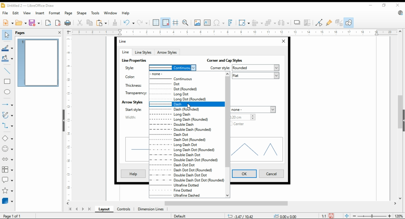 The width and height of the screenshot is (405, 219). What do you see at coordinates (8, 159) in the screenshot?
I see `block arrows` at bounding box center [8, 159].